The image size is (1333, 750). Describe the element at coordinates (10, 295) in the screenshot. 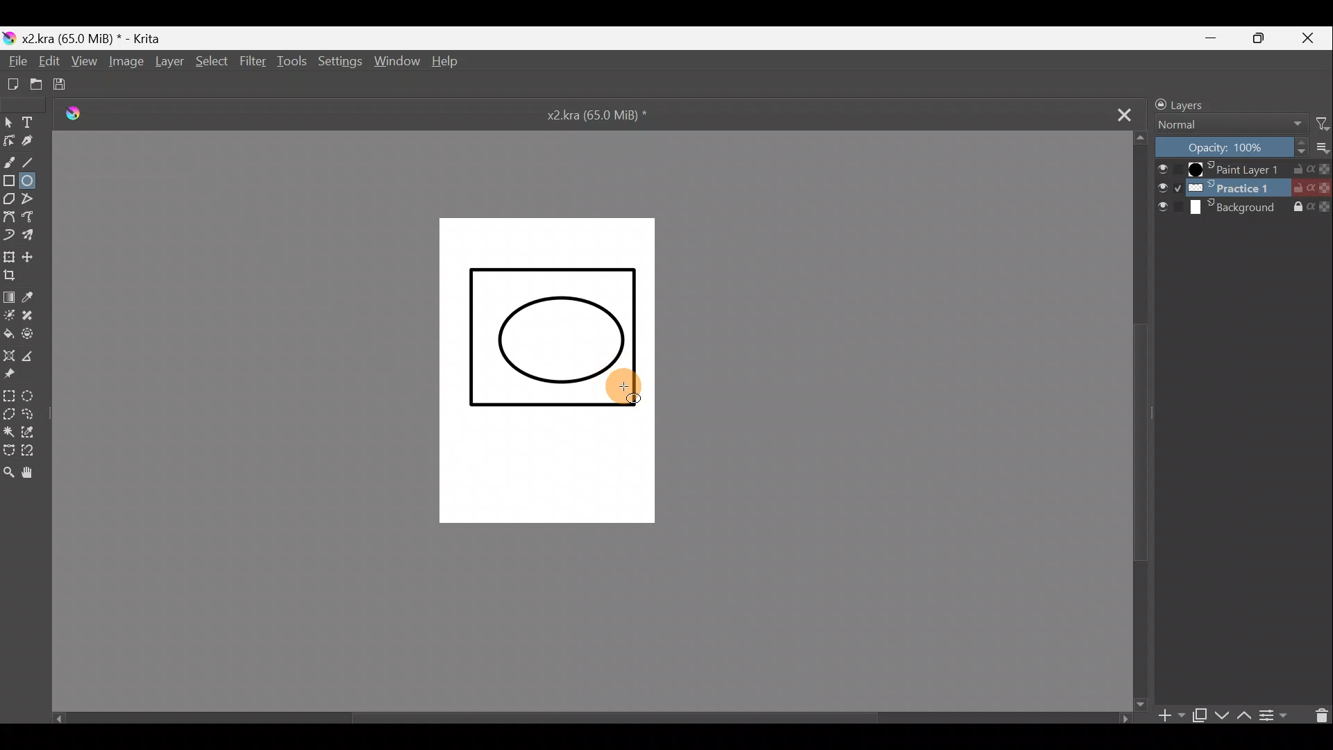

I see `Draw a gradient` at that location.